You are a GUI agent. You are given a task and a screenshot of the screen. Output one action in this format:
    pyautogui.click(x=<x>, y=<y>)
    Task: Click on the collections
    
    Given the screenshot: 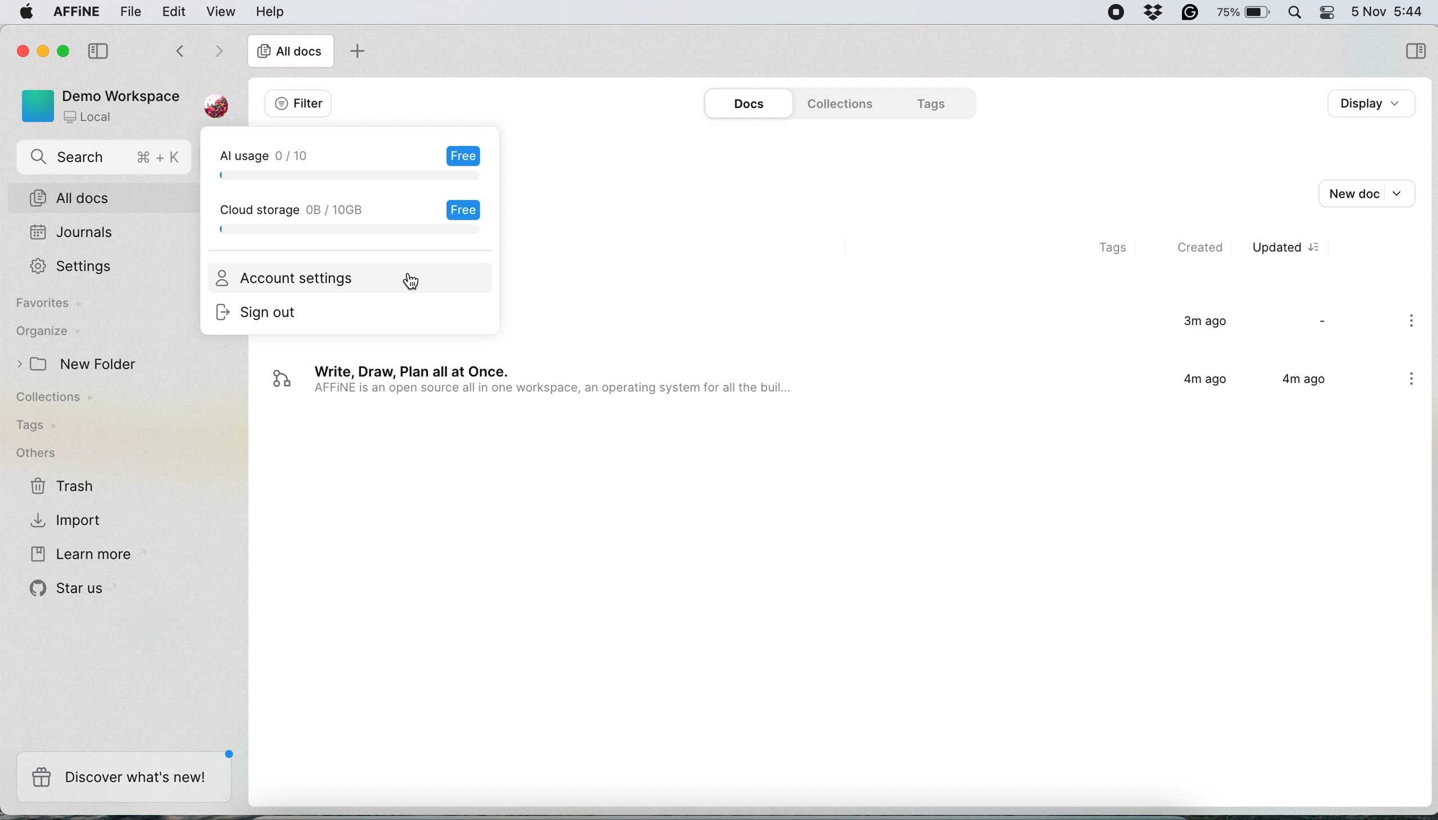 What is the action you would take?
    pyautogui.click(x=836, y=104)
    